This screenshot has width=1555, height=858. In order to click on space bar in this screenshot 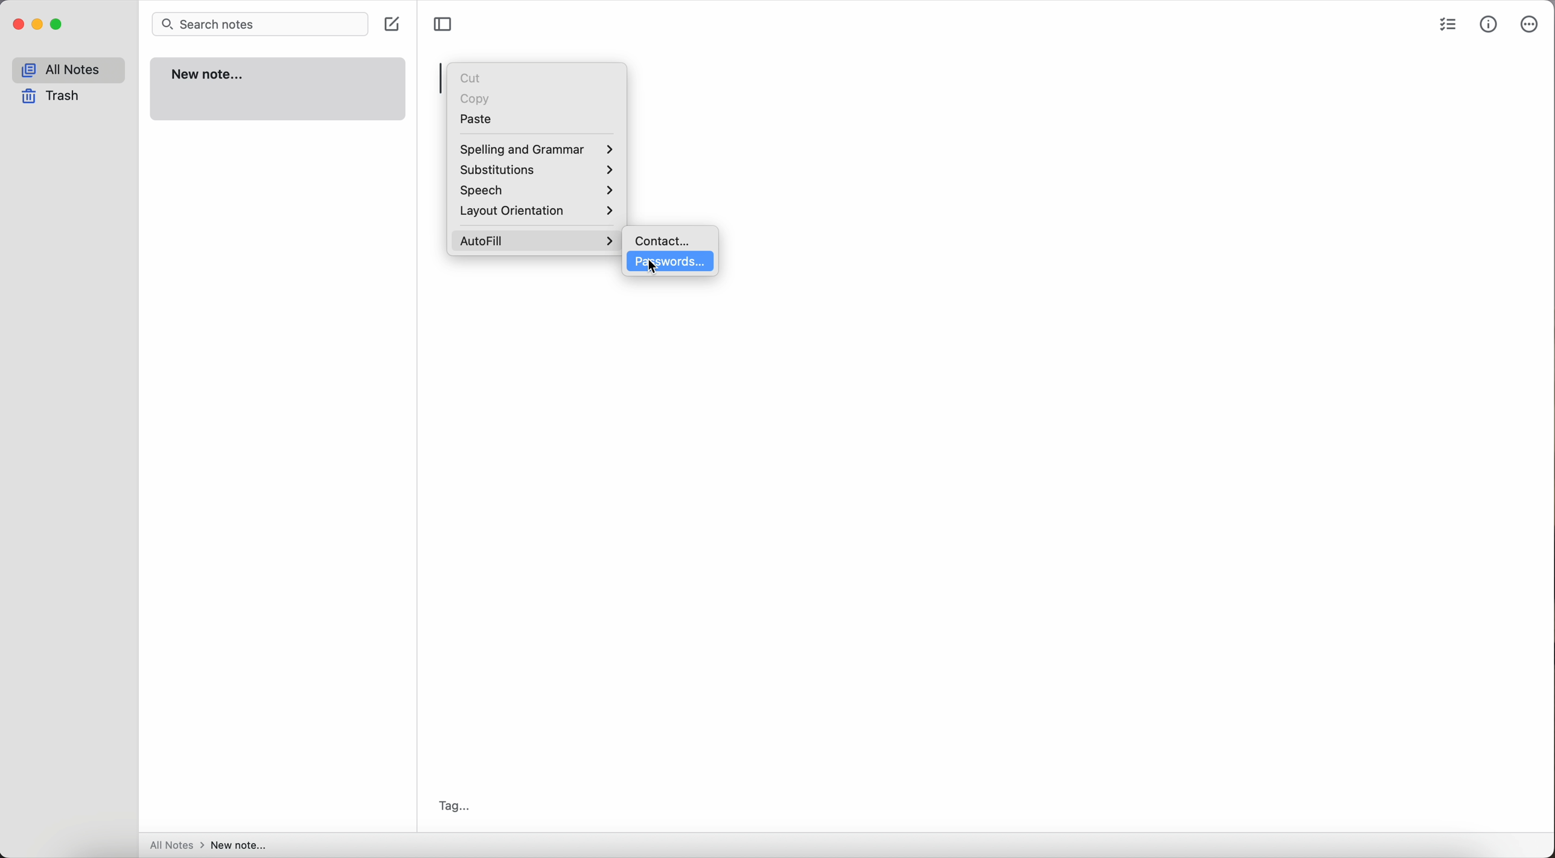, I will do `click(441, 78)`.